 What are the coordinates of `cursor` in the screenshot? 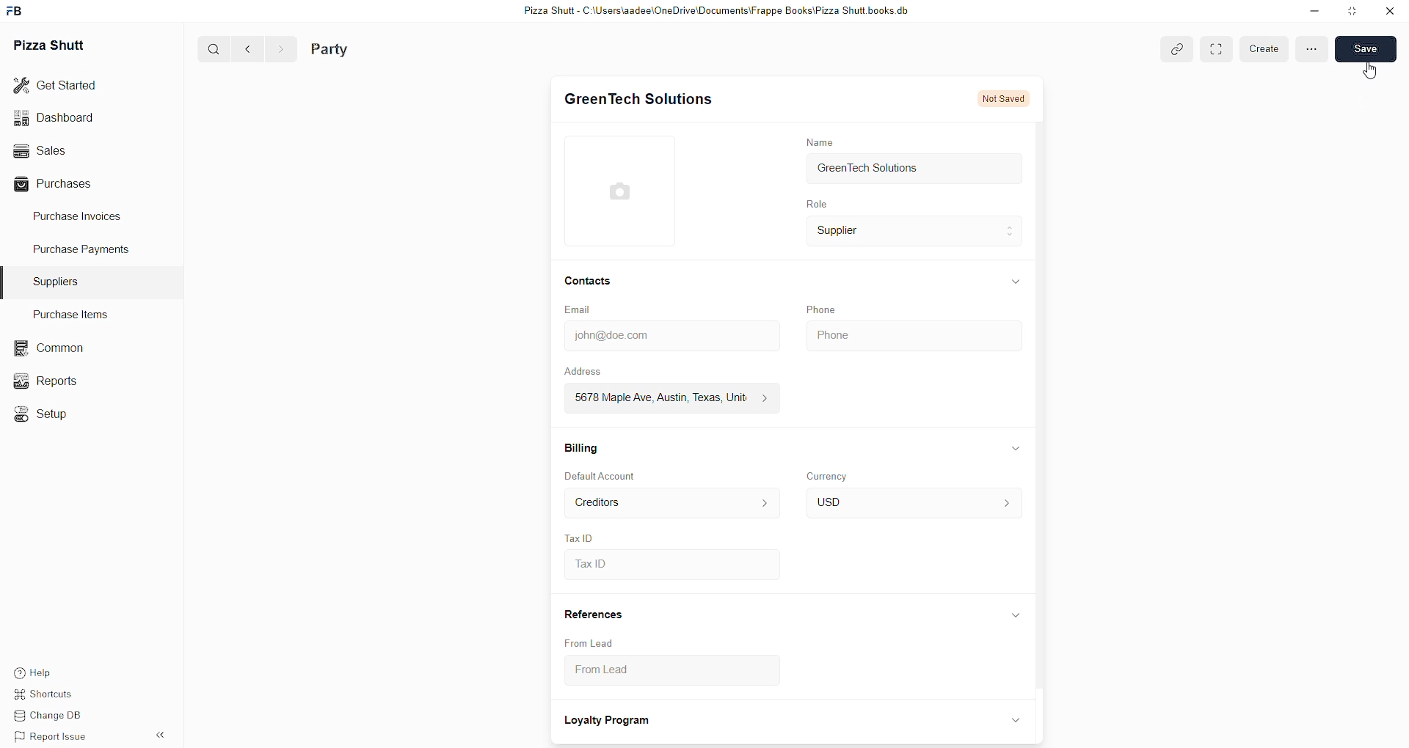 It's located at (1371, 72).